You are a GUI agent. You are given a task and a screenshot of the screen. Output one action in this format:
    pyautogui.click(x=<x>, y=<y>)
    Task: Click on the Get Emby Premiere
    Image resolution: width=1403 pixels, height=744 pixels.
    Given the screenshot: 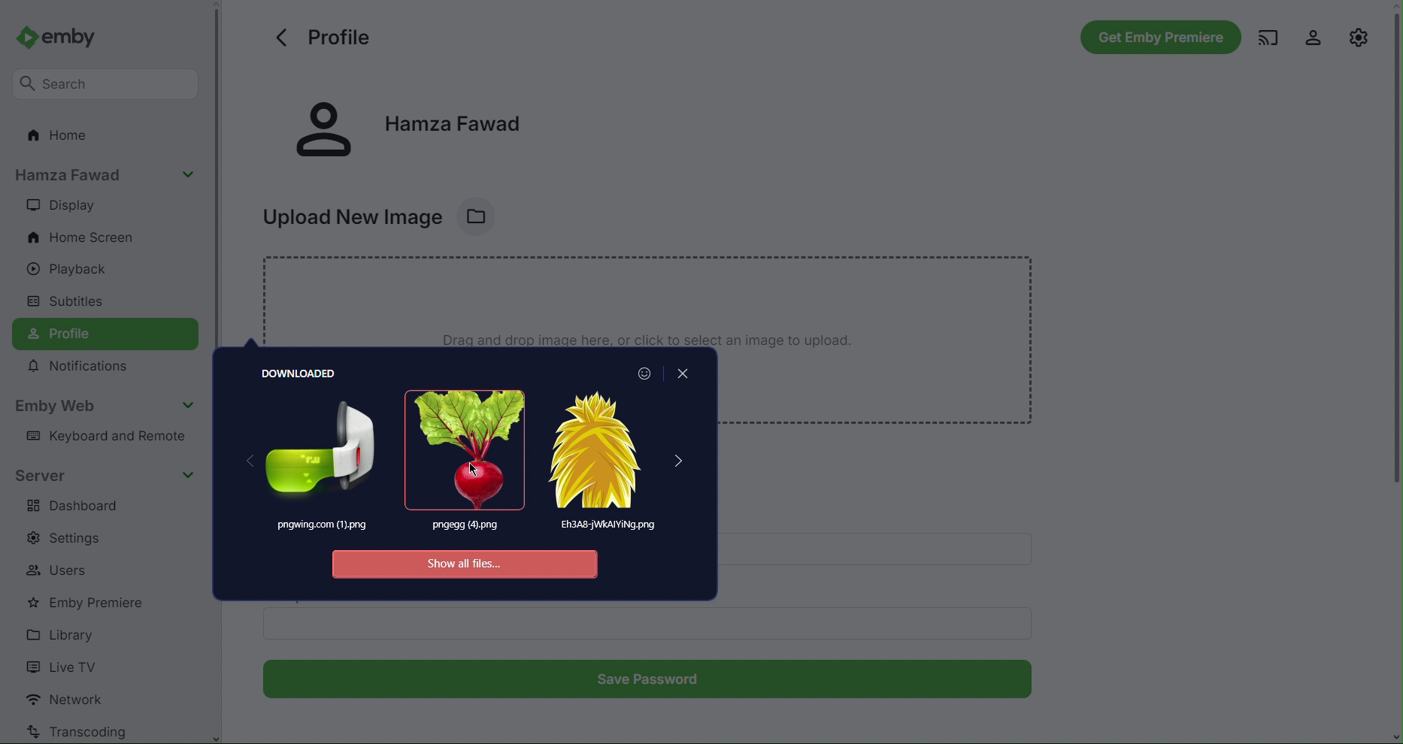 What is the action you would take?
    pyautogui.click(x=1158, y=38)
    